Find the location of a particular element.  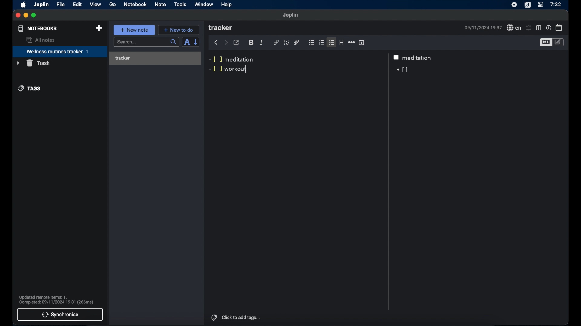

control center is located at coordinates (541, 5).